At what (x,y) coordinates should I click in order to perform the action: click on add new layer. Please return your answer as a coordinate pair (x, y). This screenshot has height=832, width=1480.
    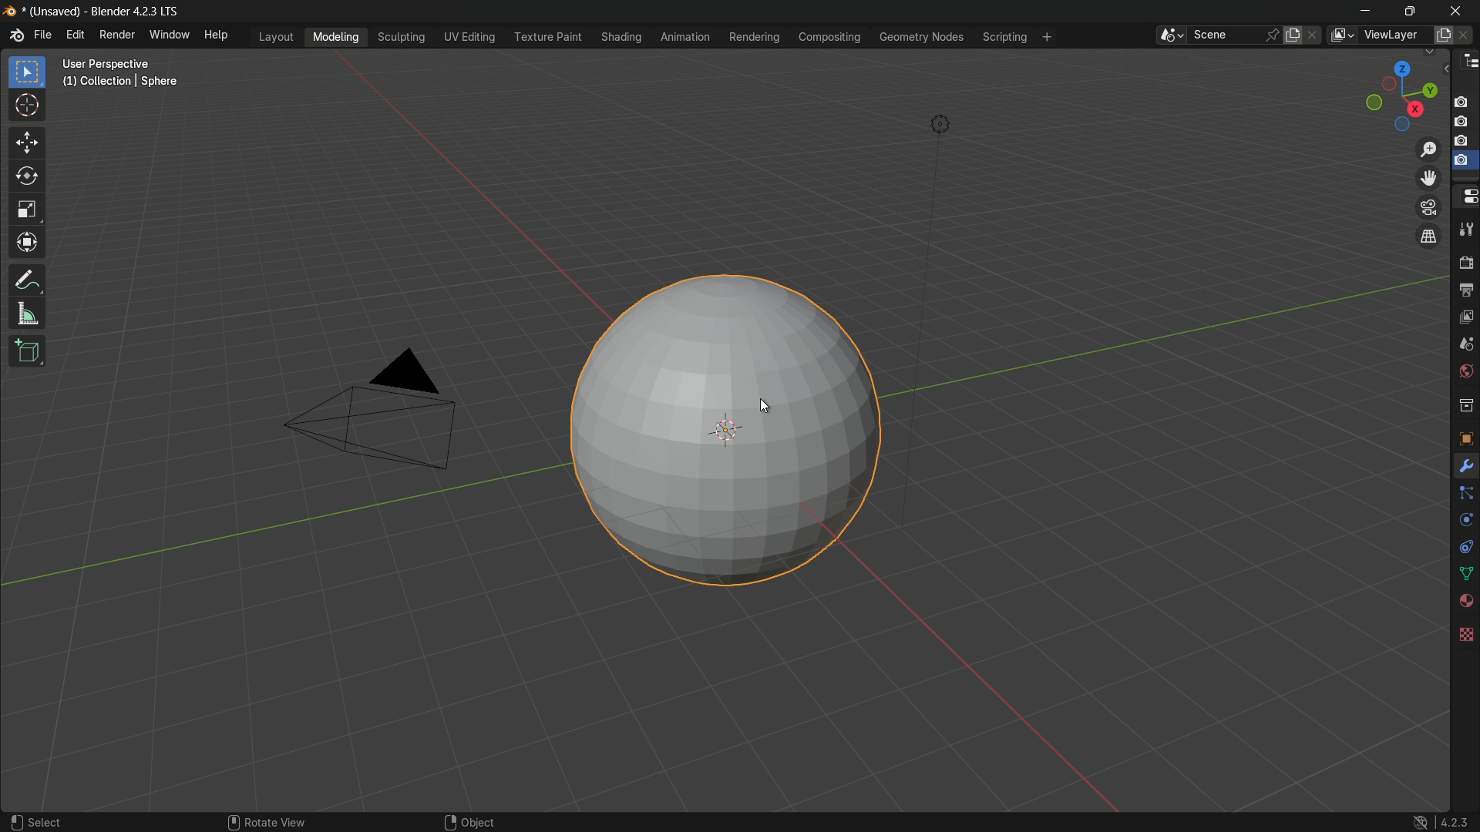
    Looking at the image, I should click on (1443, 34).